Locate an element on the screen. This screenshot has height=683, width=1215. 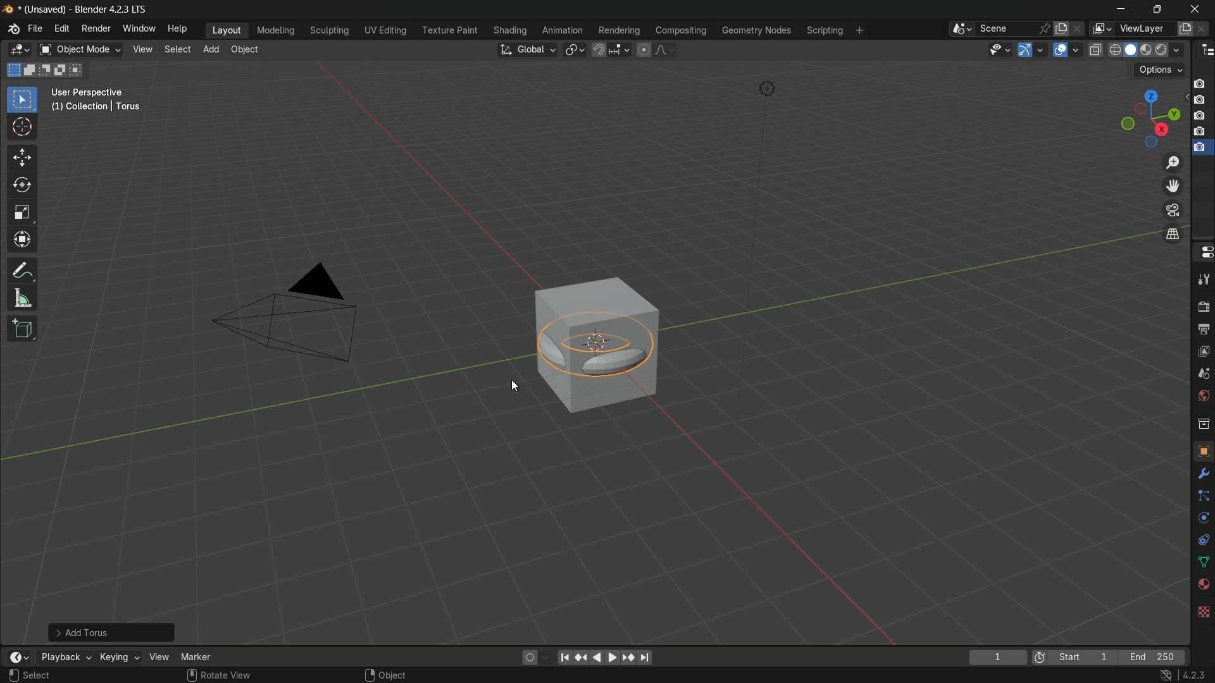
jump to endpoint is located at coordinates (646, 658).